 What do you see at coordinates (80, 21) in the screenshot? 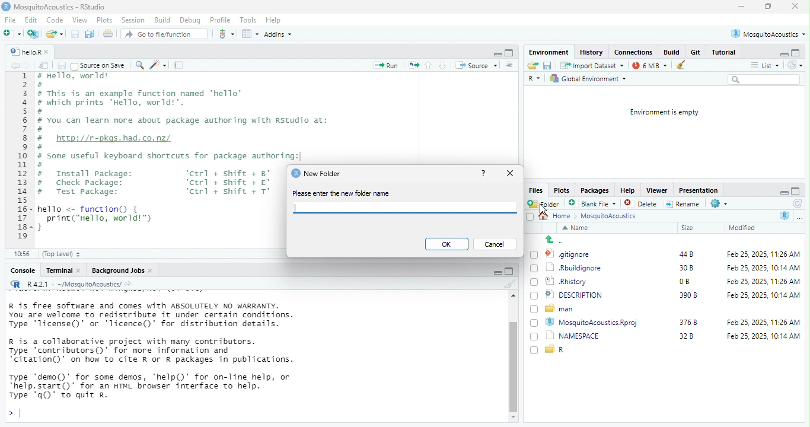
I see `View` at bounding box center [80, 21].